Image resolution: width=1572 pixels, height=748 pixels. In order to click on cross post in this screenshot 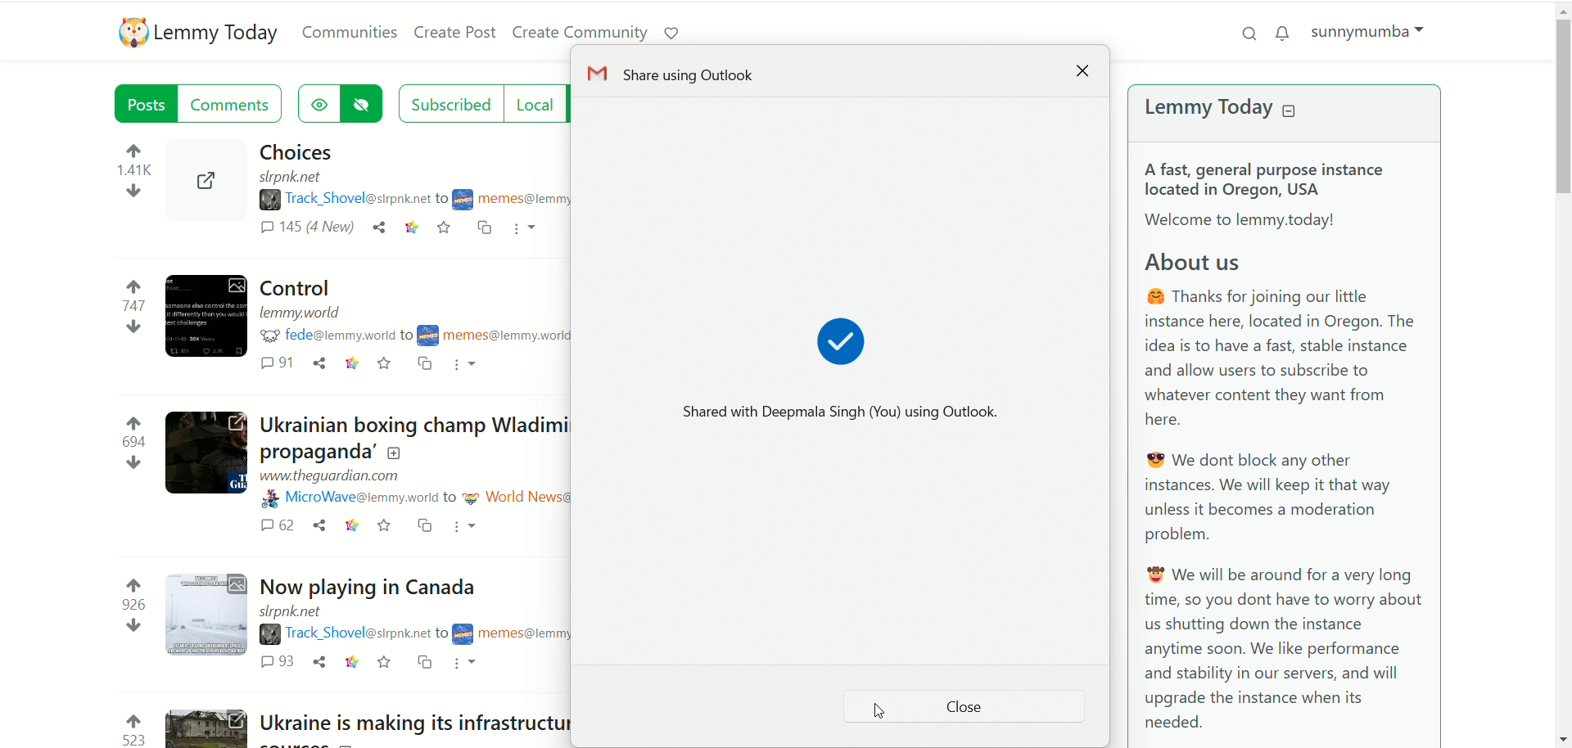, I will do `click(422, 663)`.